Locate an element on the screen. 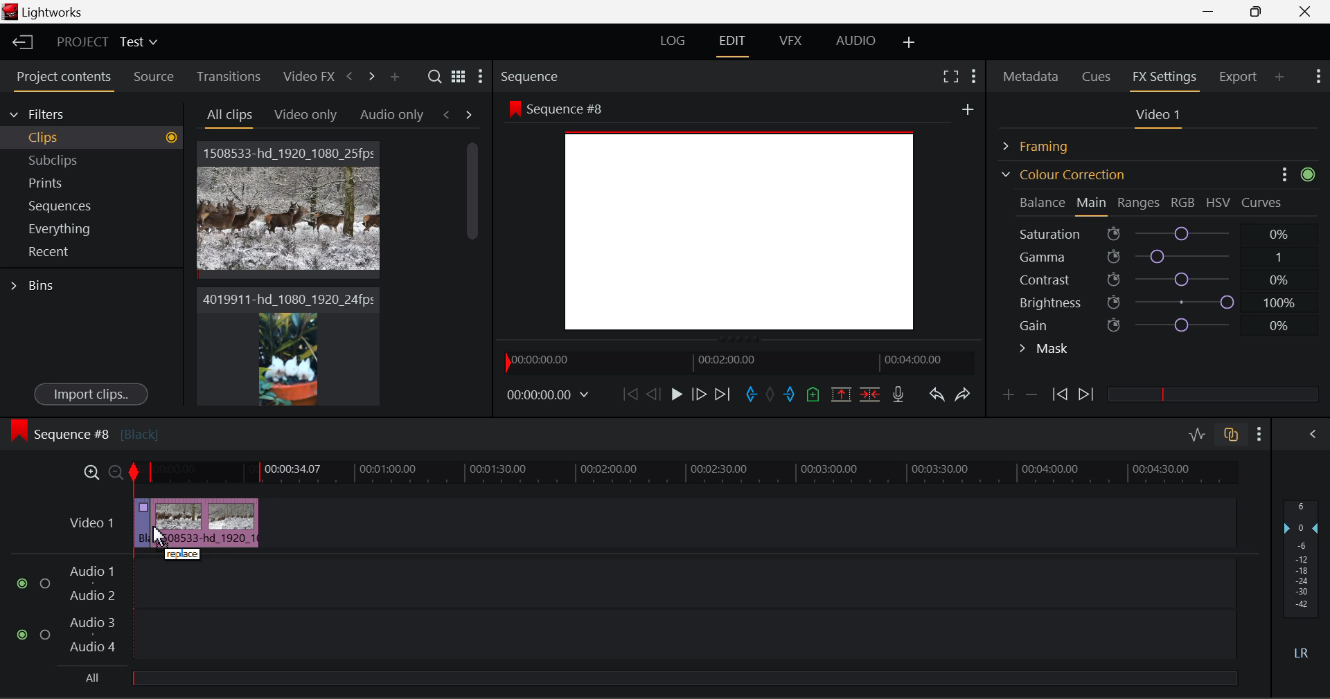  Saturation is located at coordinates (1156, 231).